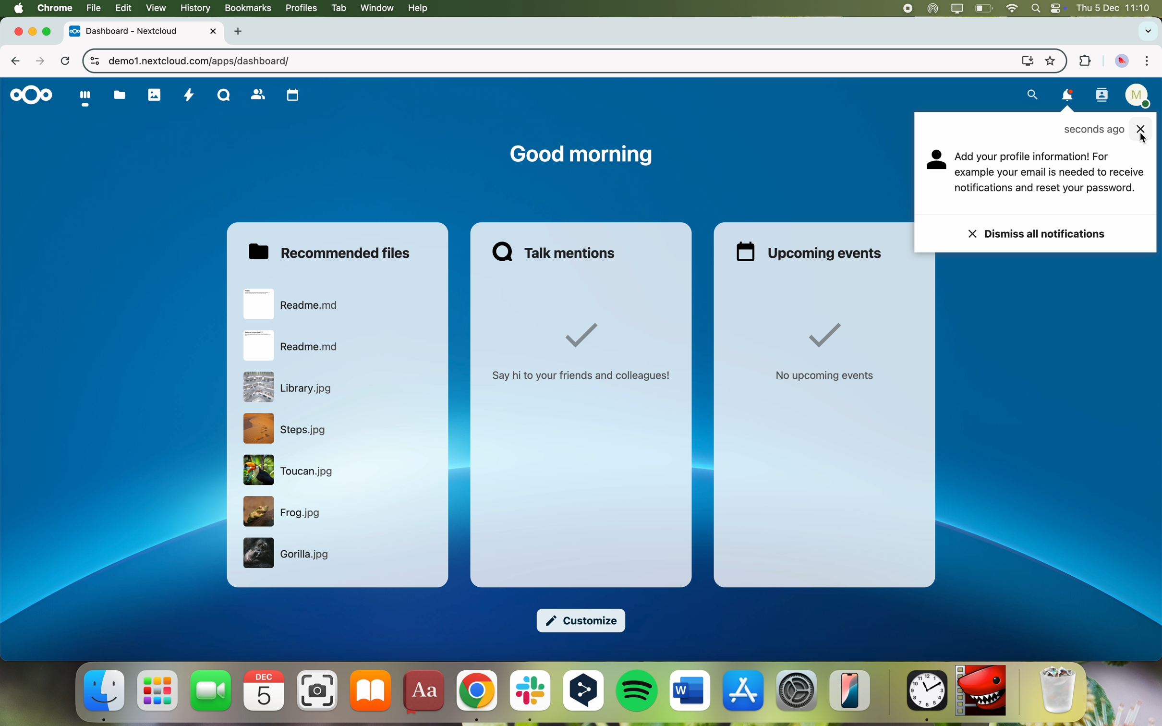  Describe the element at coordinates (1147, 62) in the screenshot. I see `customize and control Google Chrome` at that location.